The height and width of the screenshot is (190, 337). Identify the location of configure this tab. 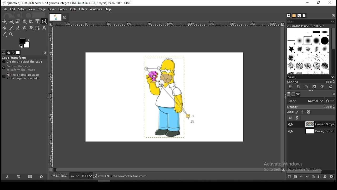
(333, 94).